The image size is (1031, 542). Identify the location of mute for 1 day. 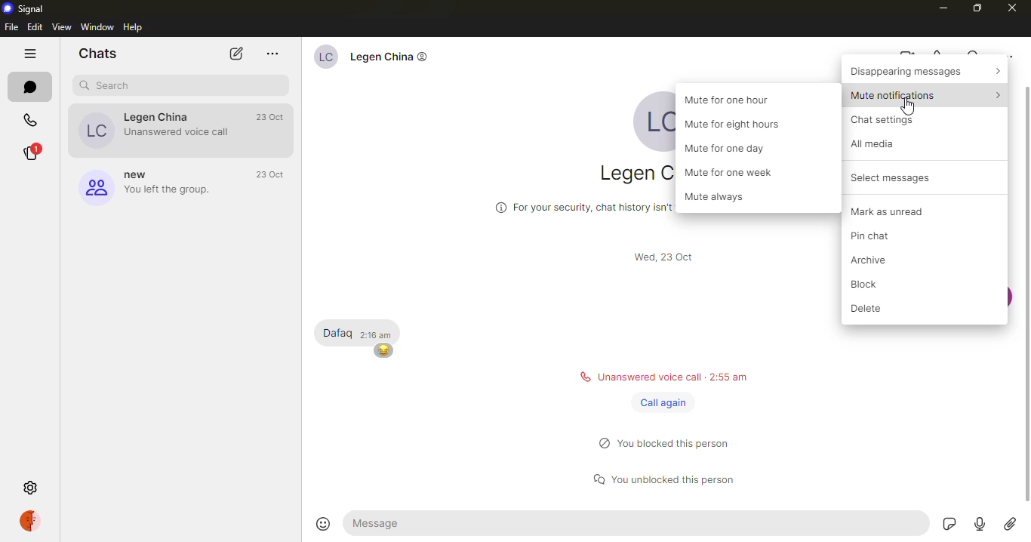
(732, 150).